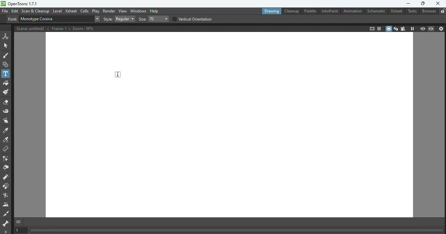 This screenshot has height=234, width=446. What do you see at coordinates (21, 230) in the screenshot?
I see `Set the current frame` at bounding box center [21, 230].